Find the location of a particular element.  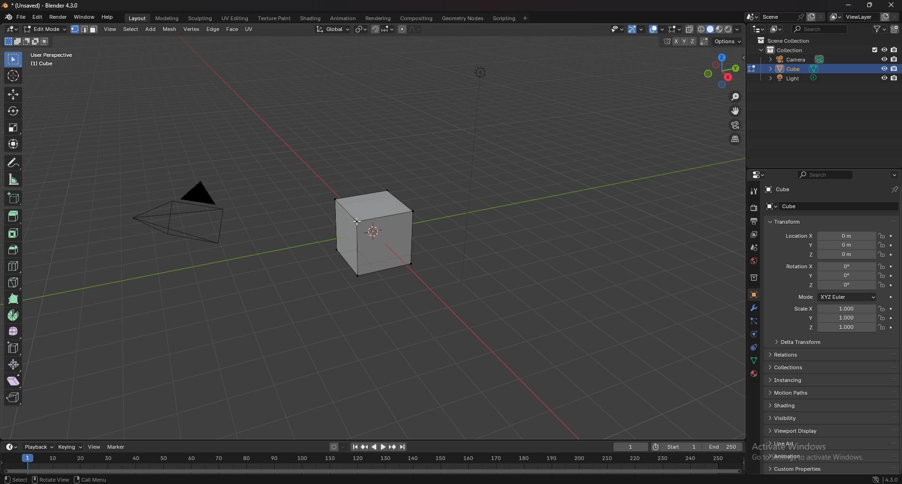

display mode is located at coordinates (777, 30).